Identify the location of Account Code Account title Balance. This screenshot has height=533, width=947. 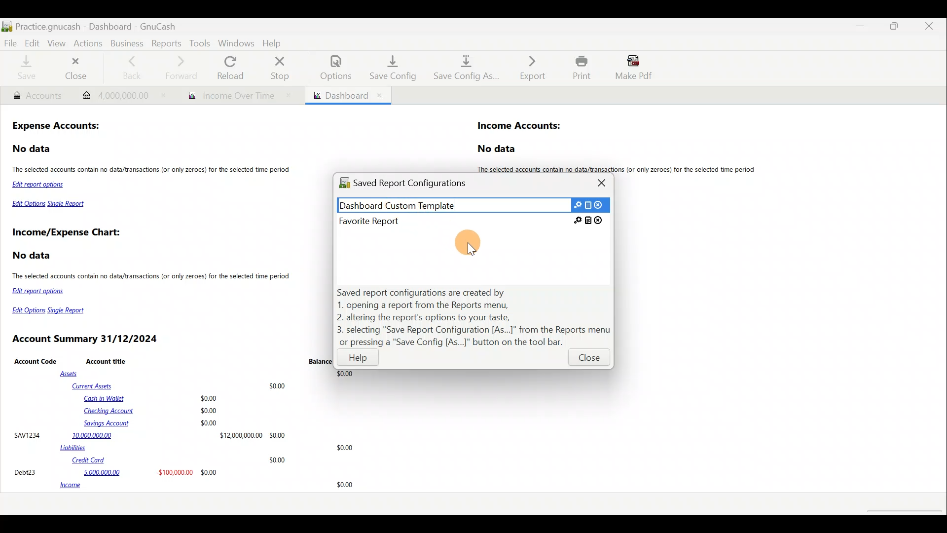
(173, 361).